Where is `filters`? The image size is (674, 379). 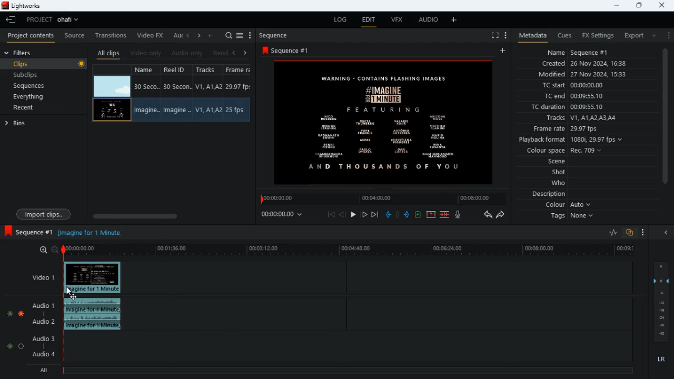 filters is located at coordinates (24, 53).